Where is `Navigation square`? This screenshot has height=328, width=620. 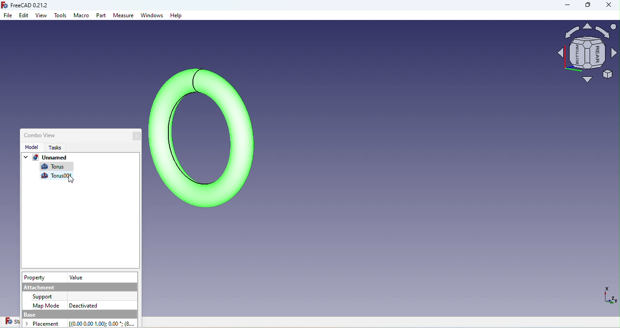 Navigation square is located at coordinates (587, 55).